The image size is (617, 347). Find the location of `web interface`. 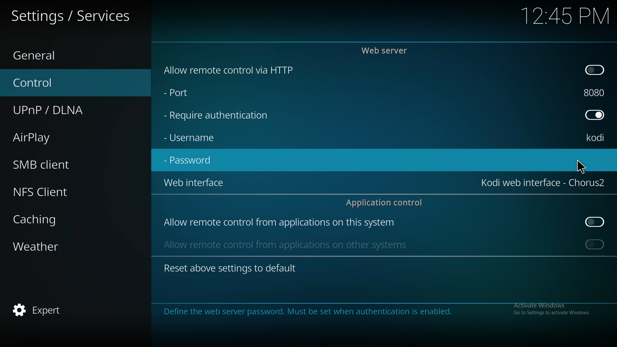

web interface is located at coordinates (543, 182).